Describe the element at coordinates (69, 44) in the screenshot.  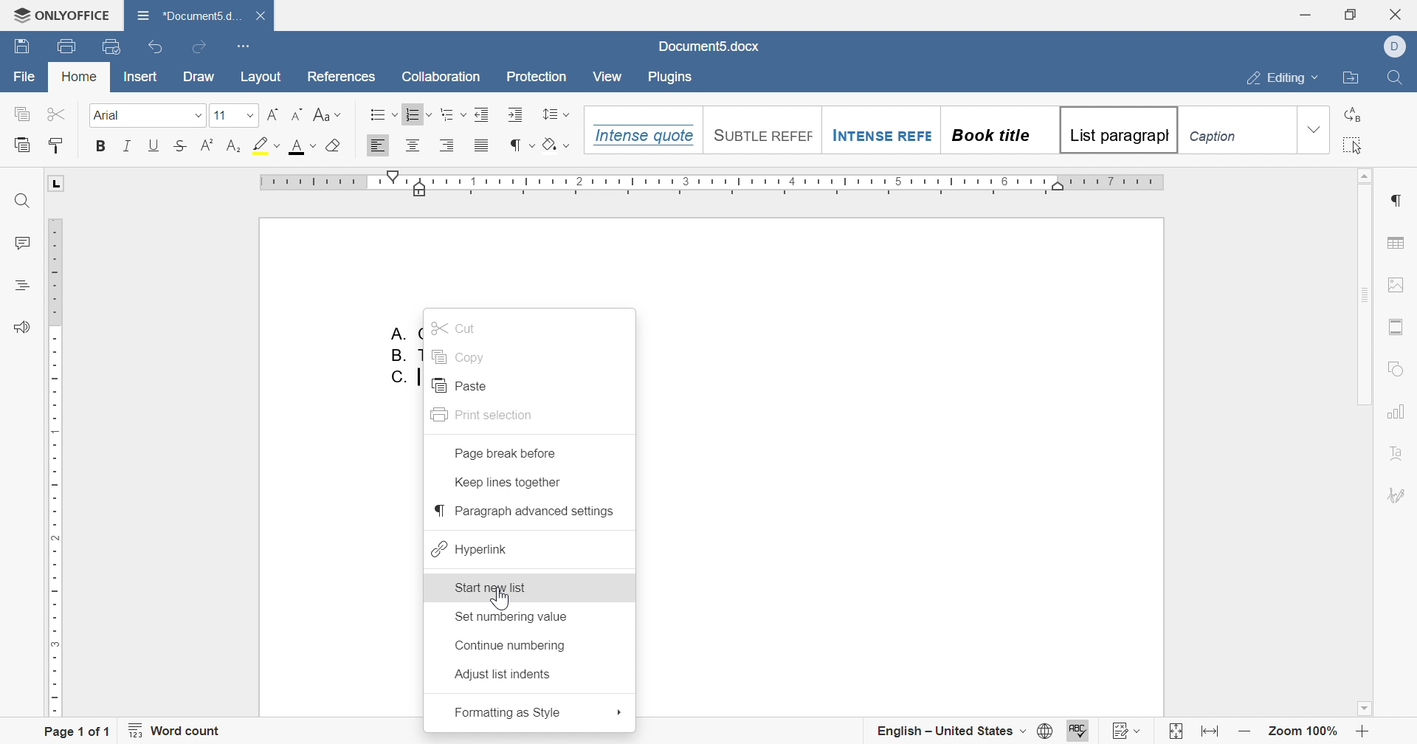
I see `print` at that location.